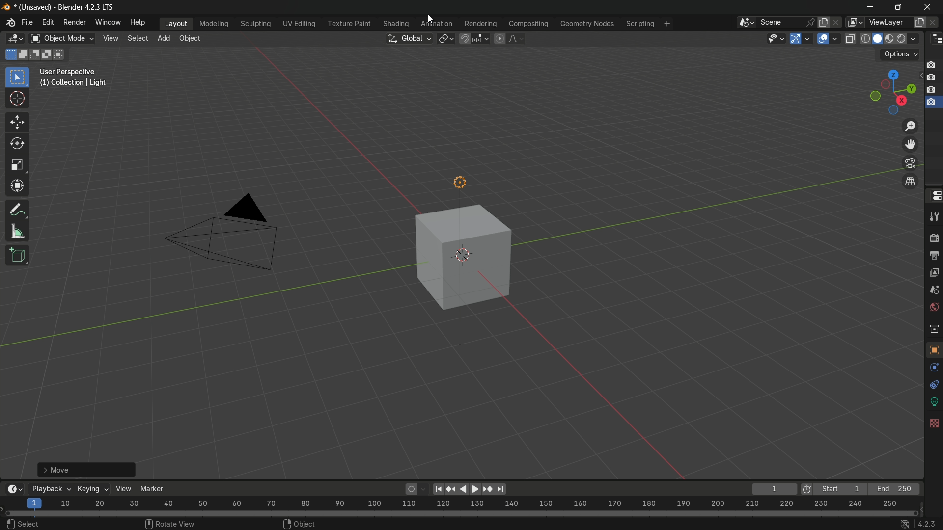 Image resolution: width=943 pixels, height=530 pixels. What do you see at coordinates (62, 39) in the screenshot?
I see `object mode` at bounding box center [62, 39].